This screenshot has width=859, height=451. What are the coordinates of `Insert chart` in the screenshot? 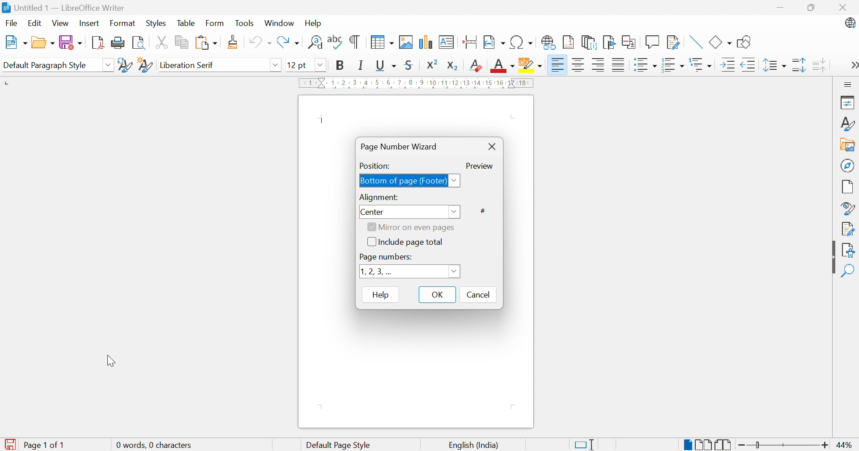 It's located at (426, 42).